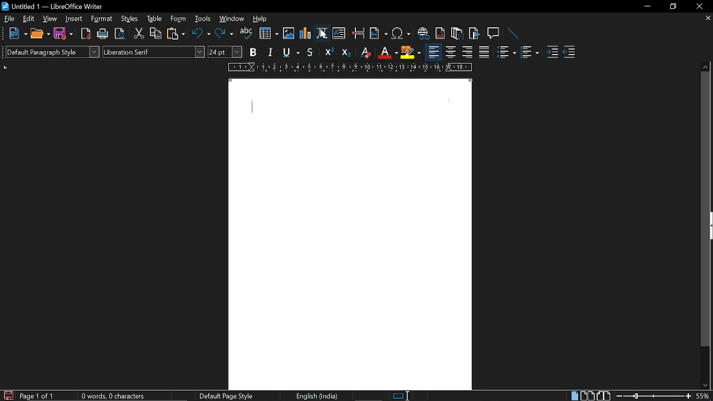 The width and height of the screenshot is (713, 401). What do you see at coordinates (588, 395) in the screenshot?
I see `multiple page view` at bounding box center [588, 395].